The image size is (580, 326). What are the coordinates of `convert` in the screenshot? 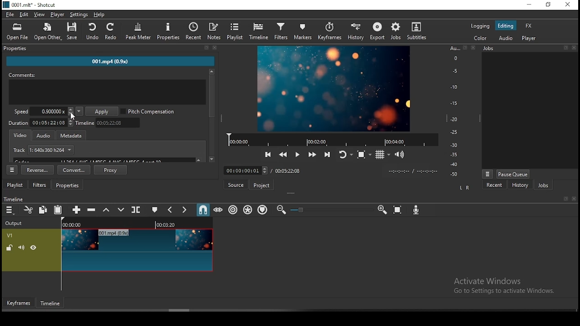 It's located at (74, 169).